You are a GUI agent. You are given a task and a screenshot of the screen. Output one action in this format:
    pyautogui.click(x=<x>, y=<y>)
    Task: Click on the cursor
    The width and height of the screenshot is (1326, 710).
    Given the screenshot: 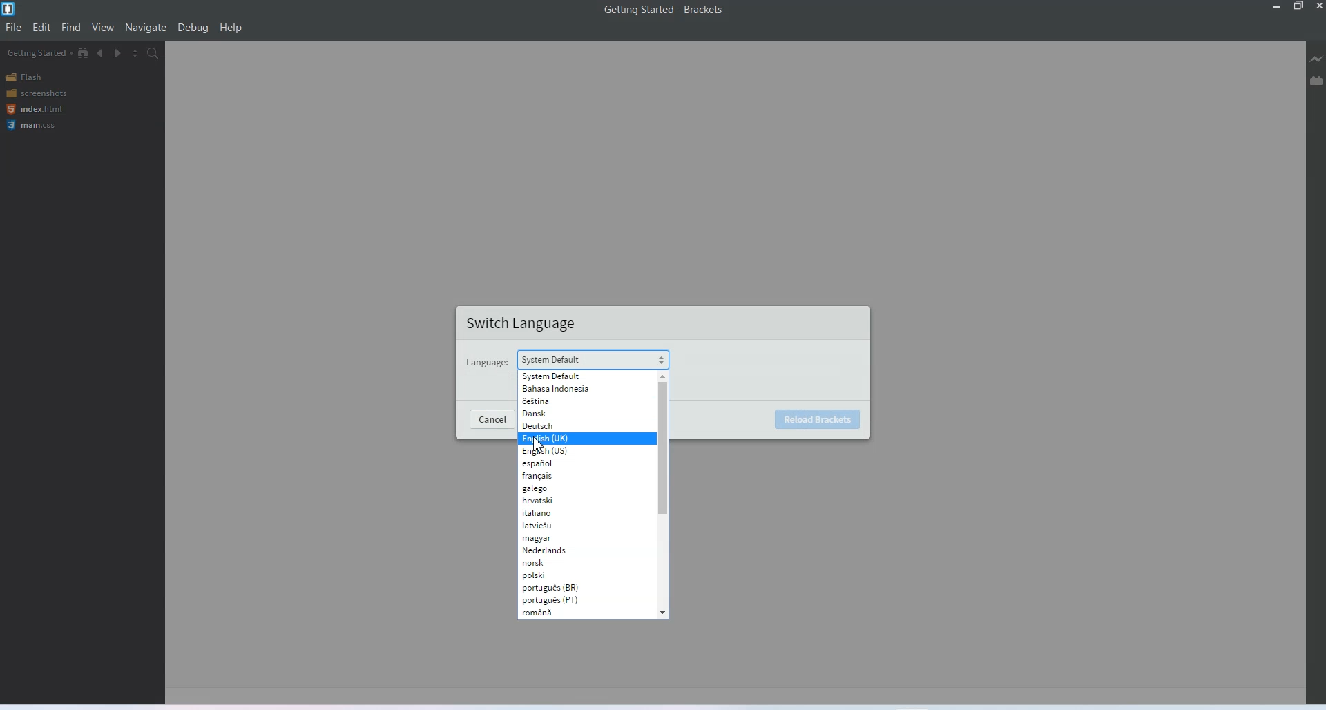 What is the action you would take?
    pyautogui.click(x=539, y=444)
    